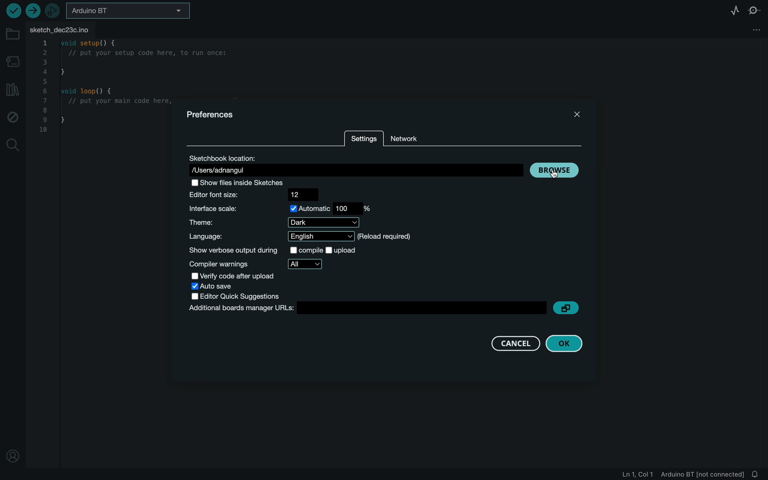 This screenshot has height=480, width=768. What do you see at coordinates (754, 32) in the screenshot?
I see `tab settings` at bounding box center [754, 32].